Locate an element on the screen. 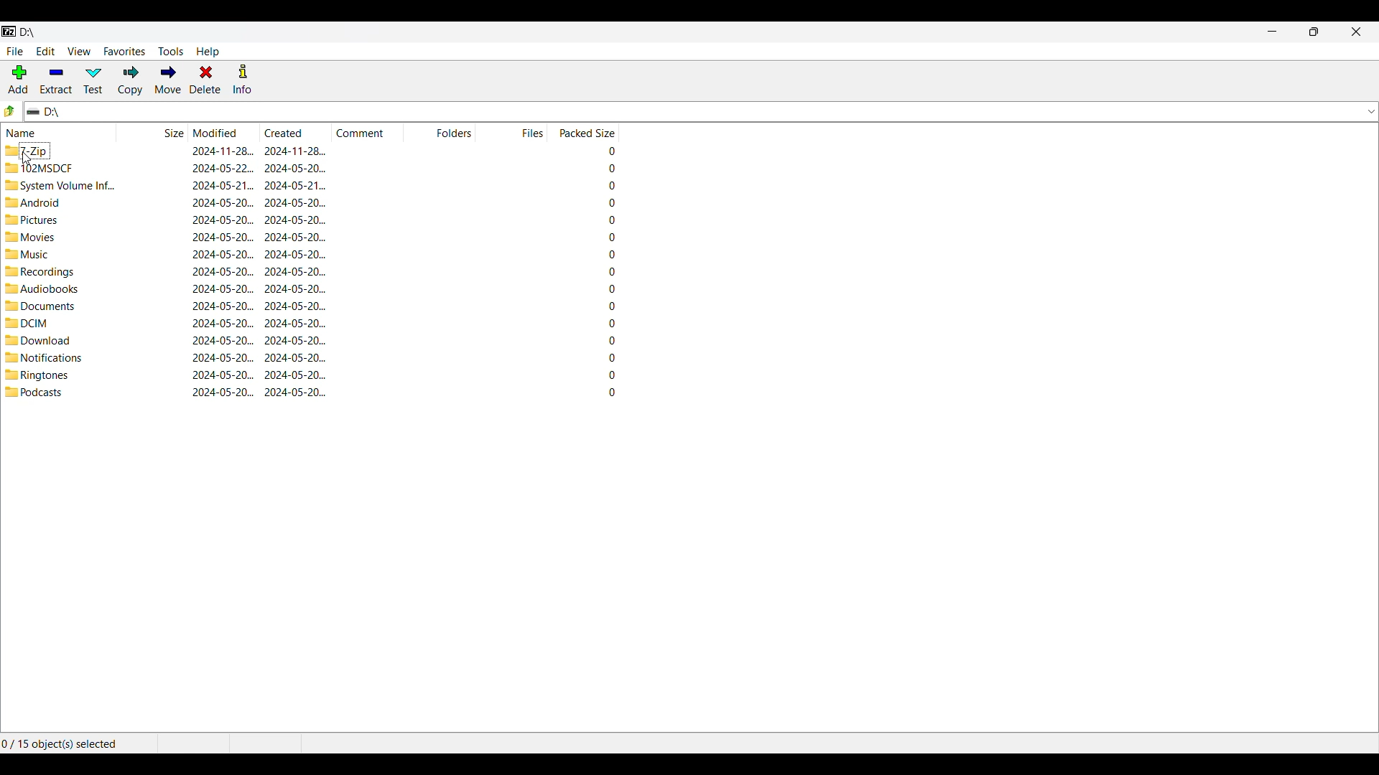  modified date & time is located at coordinates (224, 255).